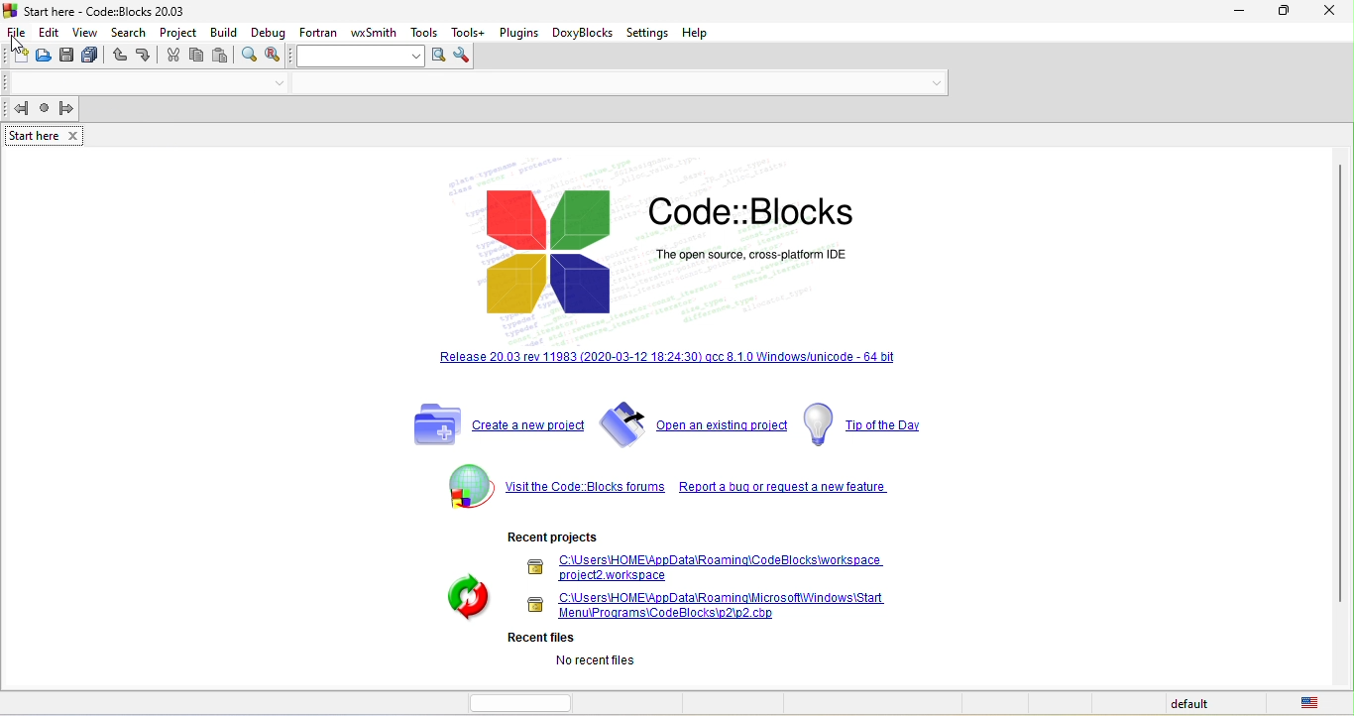 The height and width of the screenshot is (716, 1354). I want to click on wxsmith, so click(376, 30).